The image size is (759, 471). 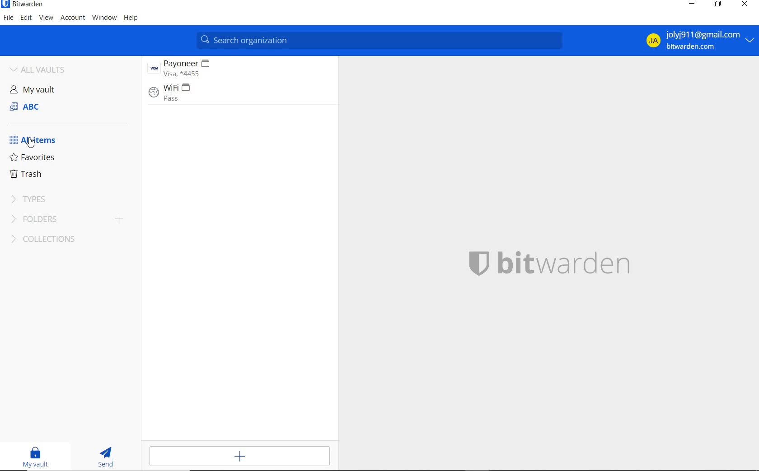 What do you see at coordinates (697, 41) in the screenshot?
I see `ACCOUNT DETAILS AND OPTIONS` at bounding box center [697, 41].